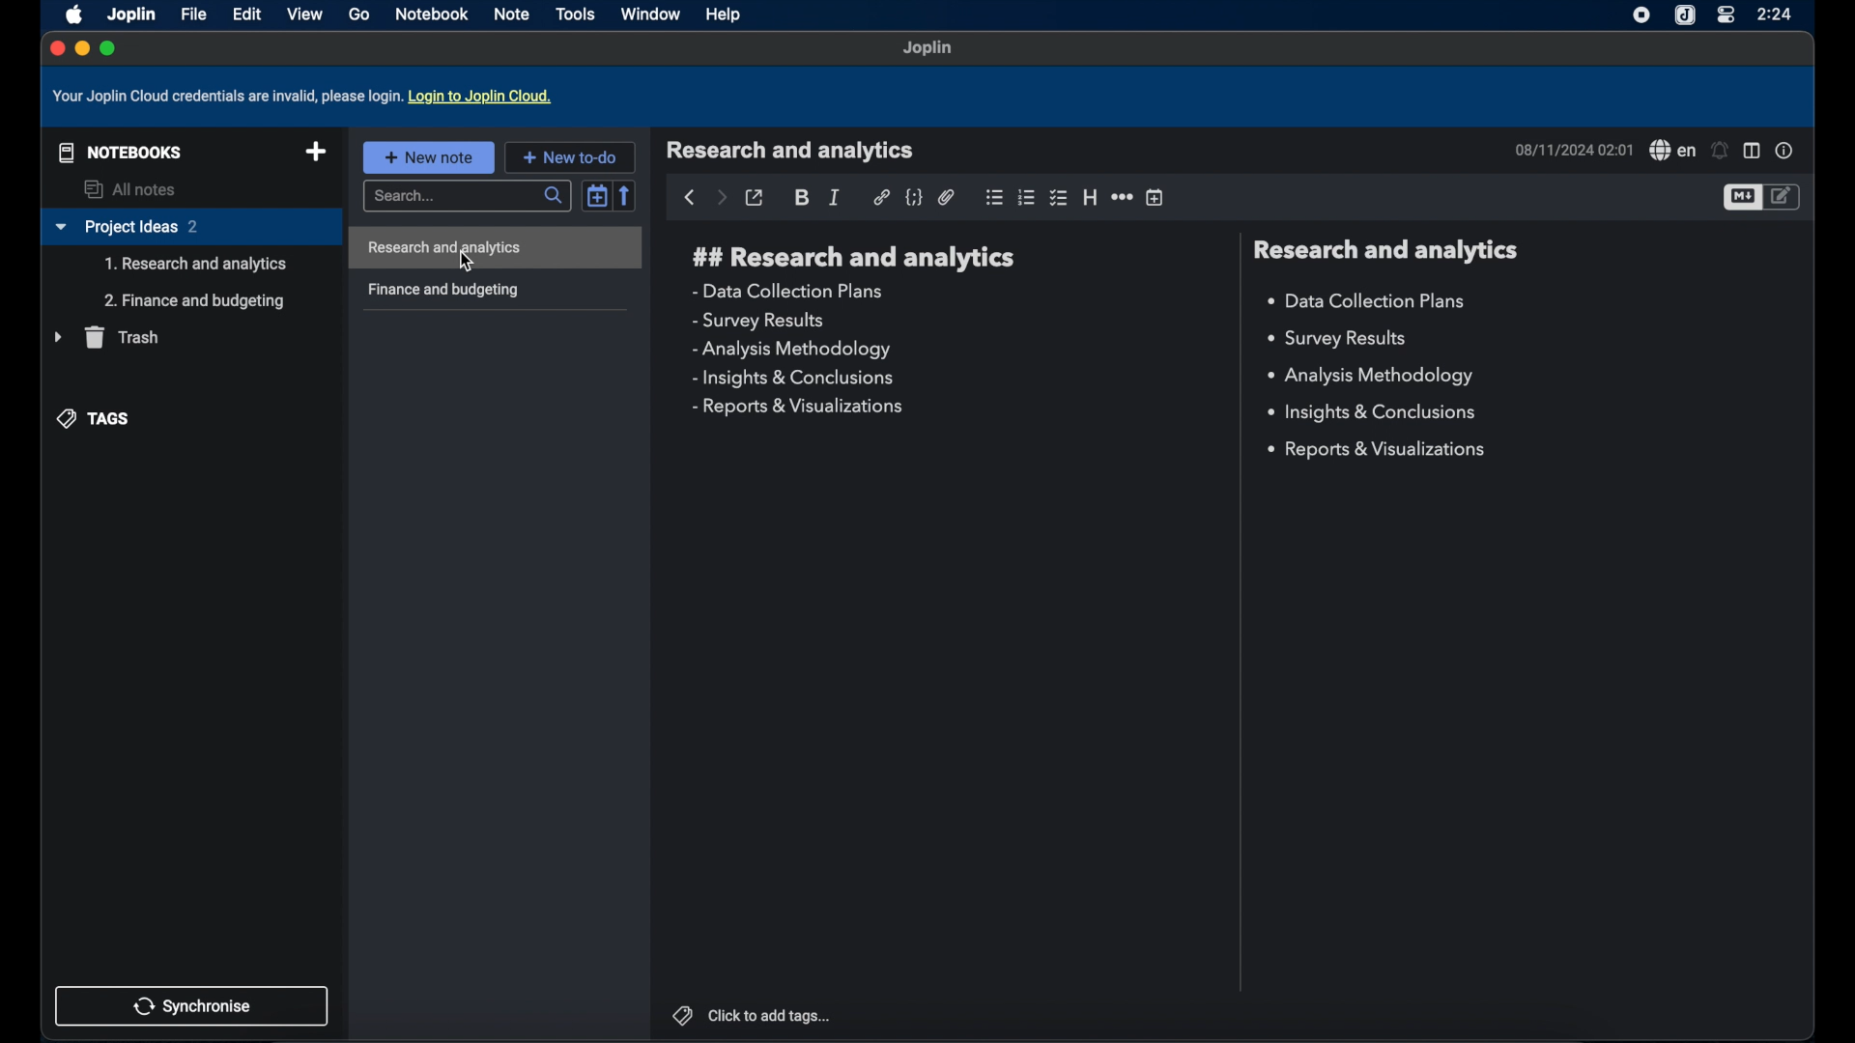 The height and width of the screenshot is (1043, 1855). I want to click on code, so click(915, 198).